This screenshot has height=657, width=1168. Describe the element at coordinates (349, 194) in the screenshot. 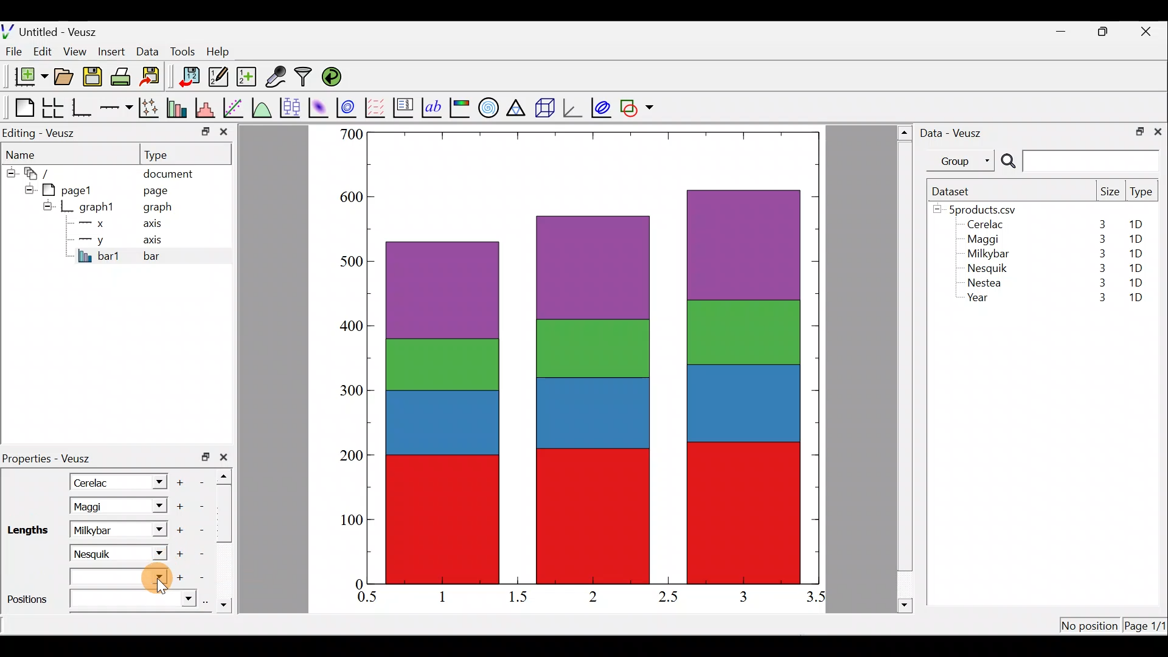

I see `600` at that location.